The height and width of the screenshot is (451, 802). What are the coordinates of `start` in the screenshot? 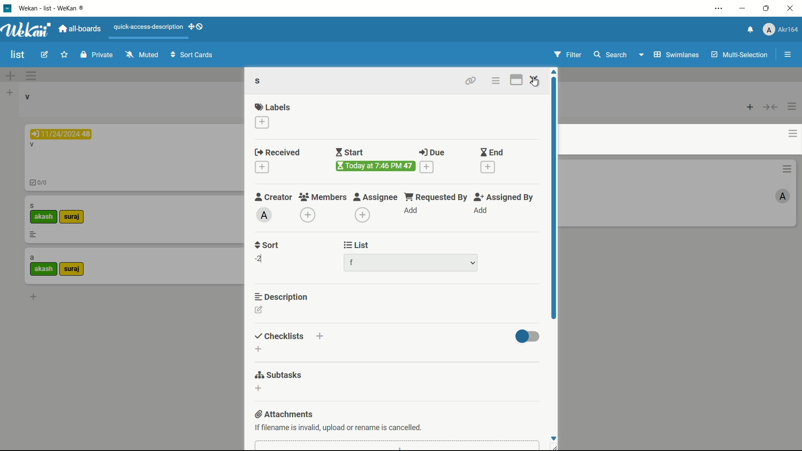 It's located at (351, 152).